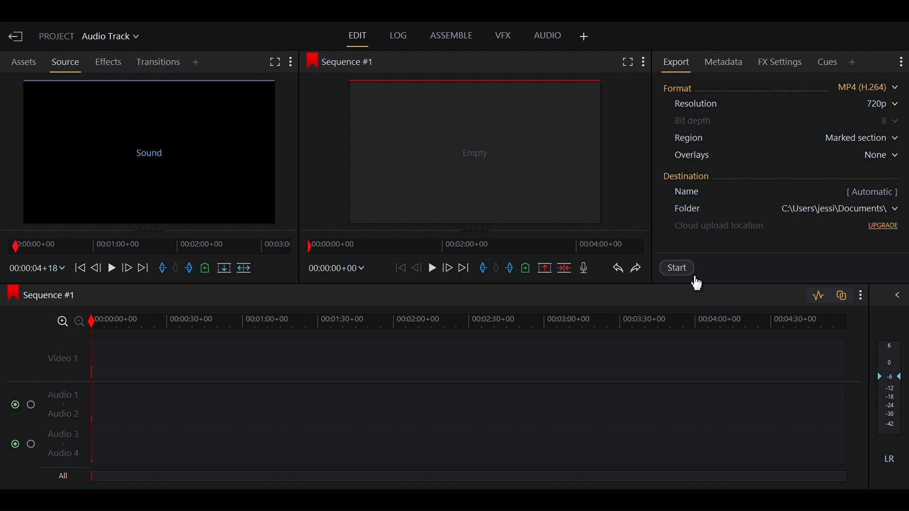 The height and width of the screenshot is (511, 909). What do you see at coordinates (699, 178) in the screenshot?
I see `Destination` at bounding box center [699, 178].